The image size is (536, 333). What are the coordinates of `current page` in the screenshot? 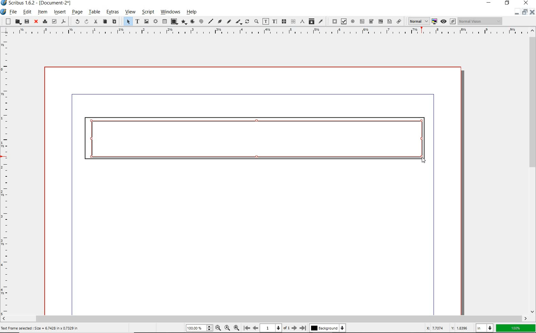 It's located at (275, 328).